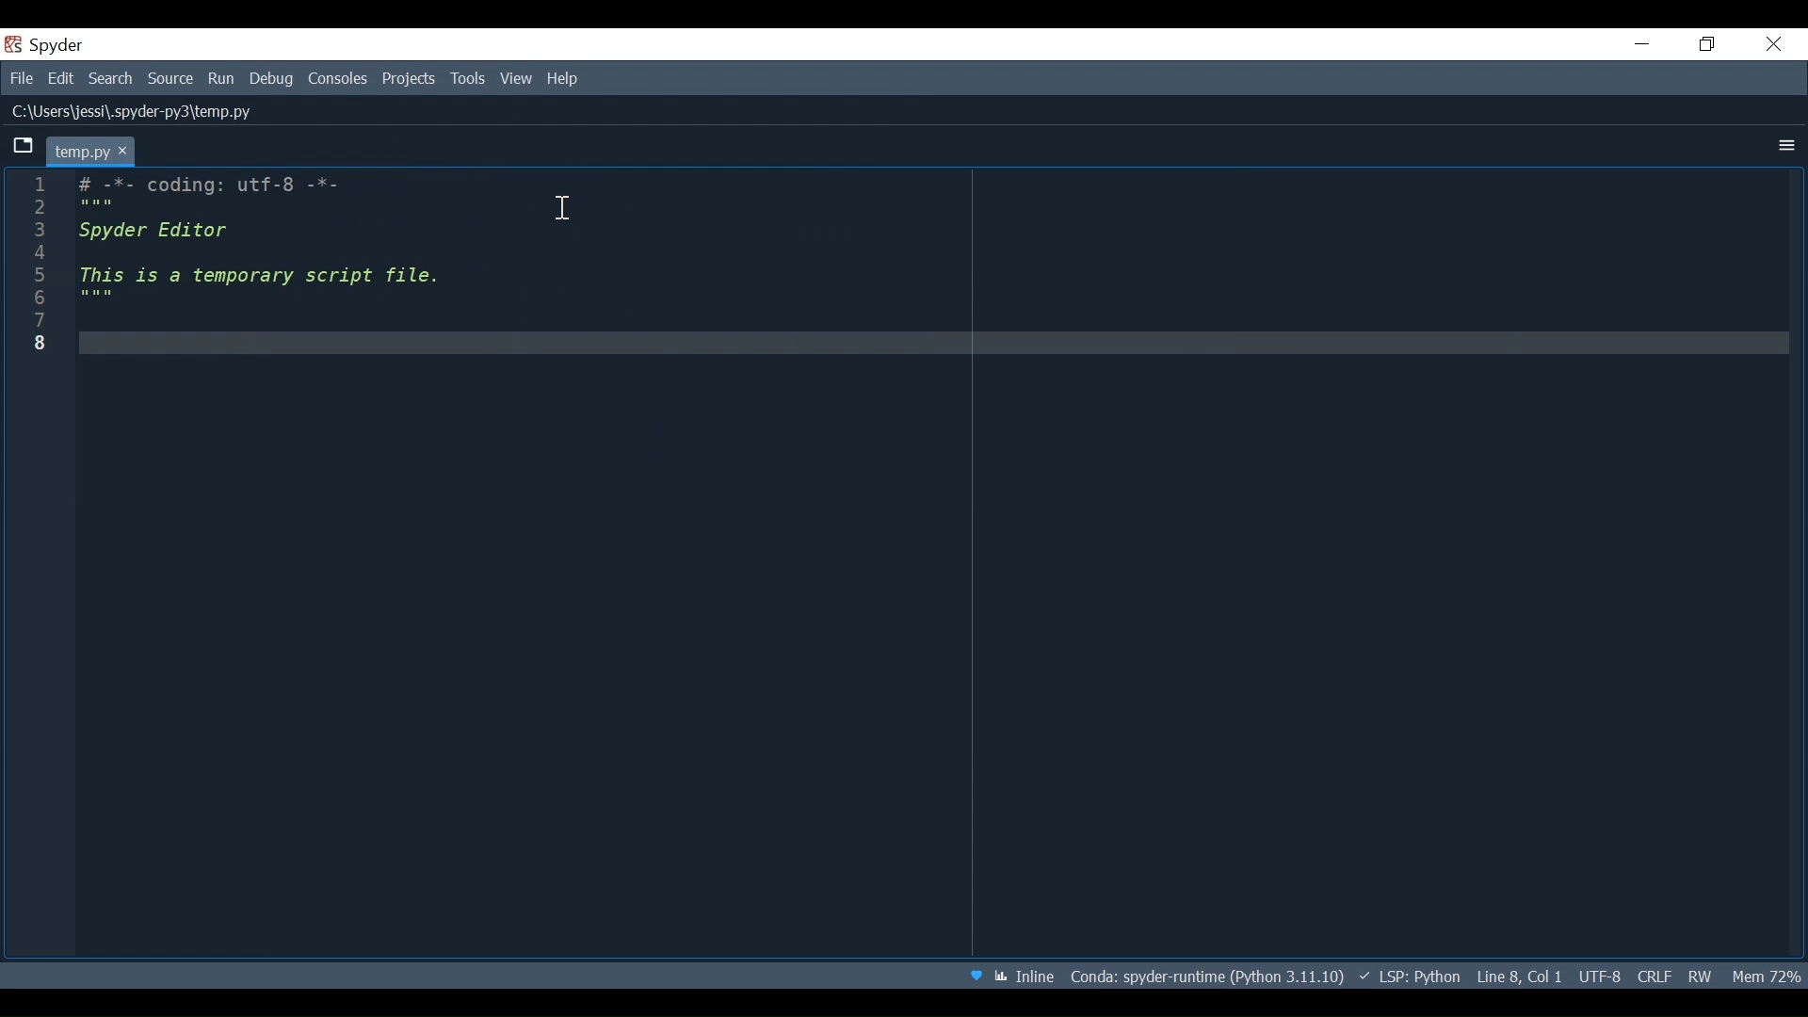 The width and height of the screenshot is (1808, 1017). Describe the element at coordinates (1776, 44) in the screenshot. I see `Close` at that location.